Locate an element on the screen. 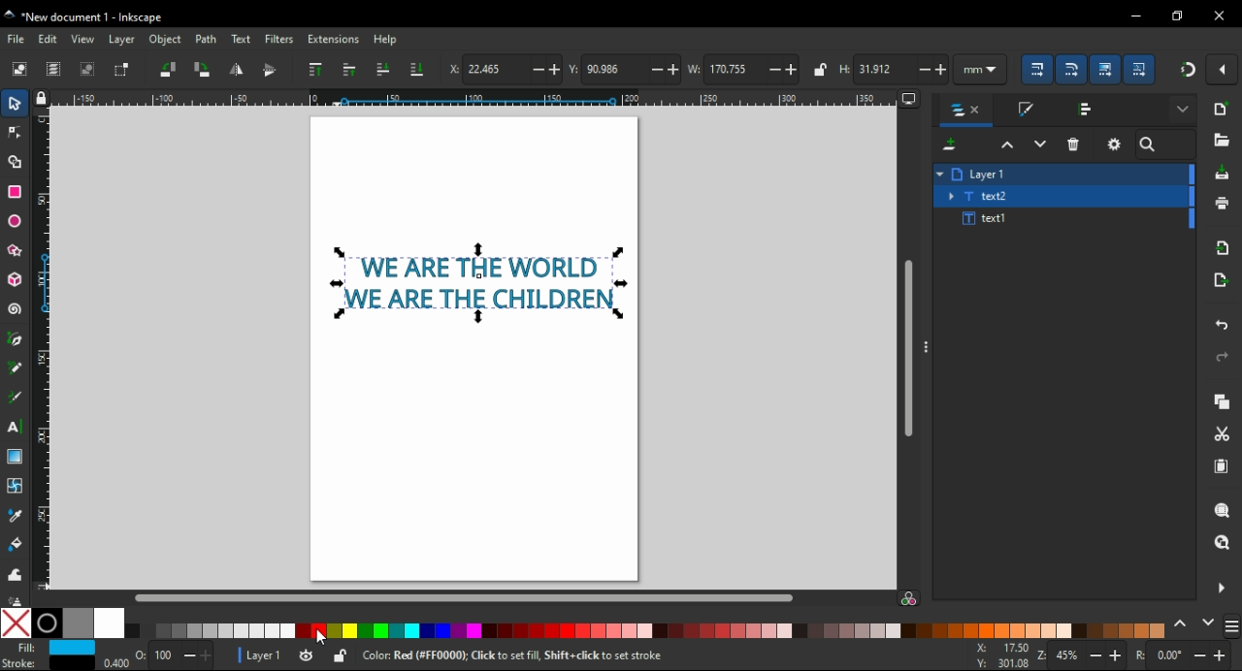 Image resolution: width=1242 pixels, height=671 pixels. star/polygon tool is located at coordinates (14, 250).